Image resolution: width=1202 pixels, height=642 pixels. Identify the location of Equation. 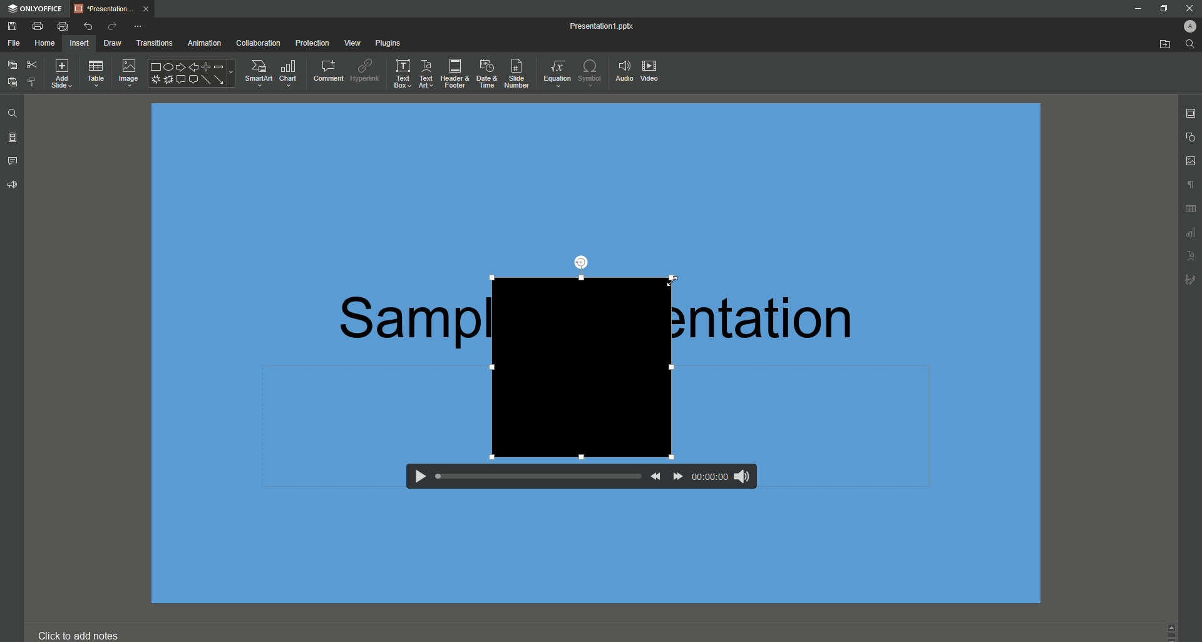
(558, 75).